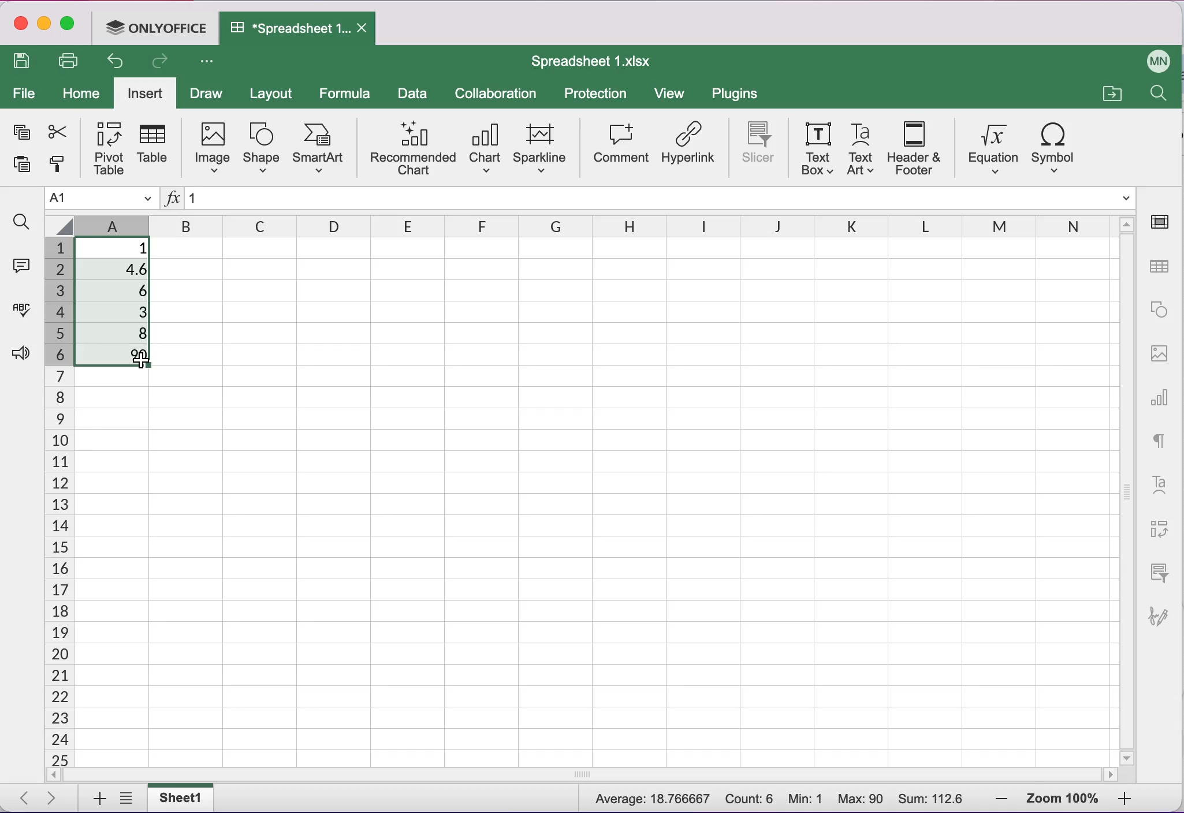  What do you see at coordinates (111, 61) in the screenshot?
I see `undo` at bounding box center [111, 61].